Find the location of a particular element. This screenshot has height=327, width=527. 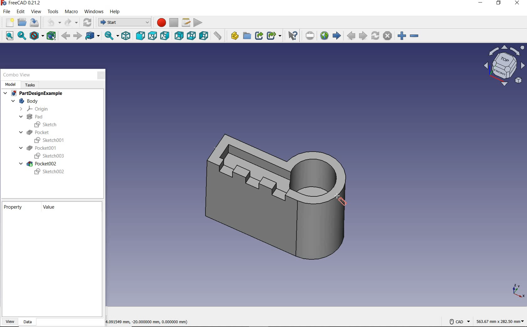

save is located at coordinates (35, 23).